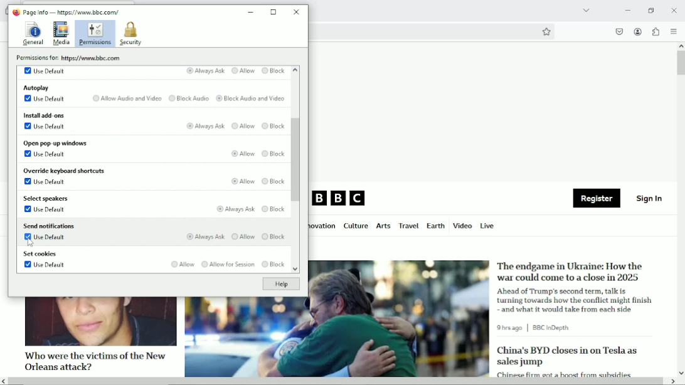 The height and width of the screenshot is (385, 685). Describe the element at coordinates (564, 373) in the screenshot. I see `Chinese firm got a boost from subsides` at that location.